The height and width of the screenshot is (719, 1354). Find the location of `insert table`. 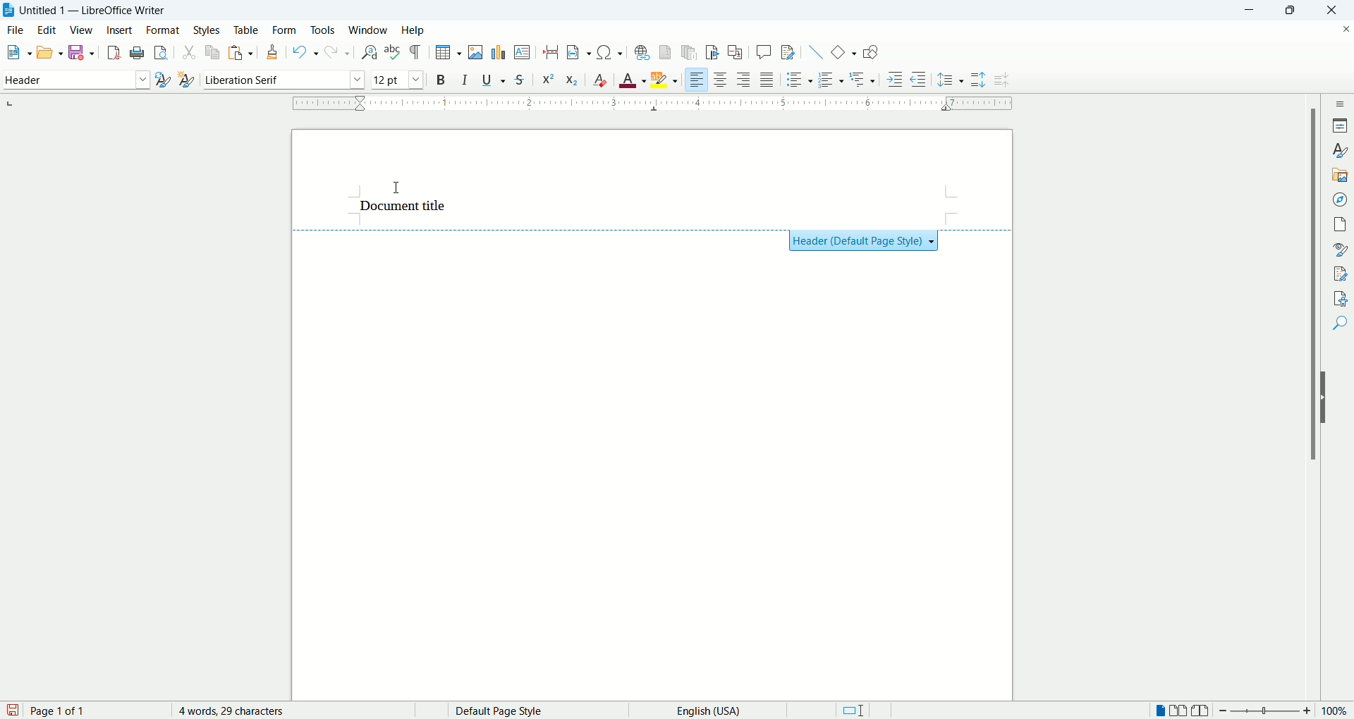

insert table is located at coordinates (449, 53).